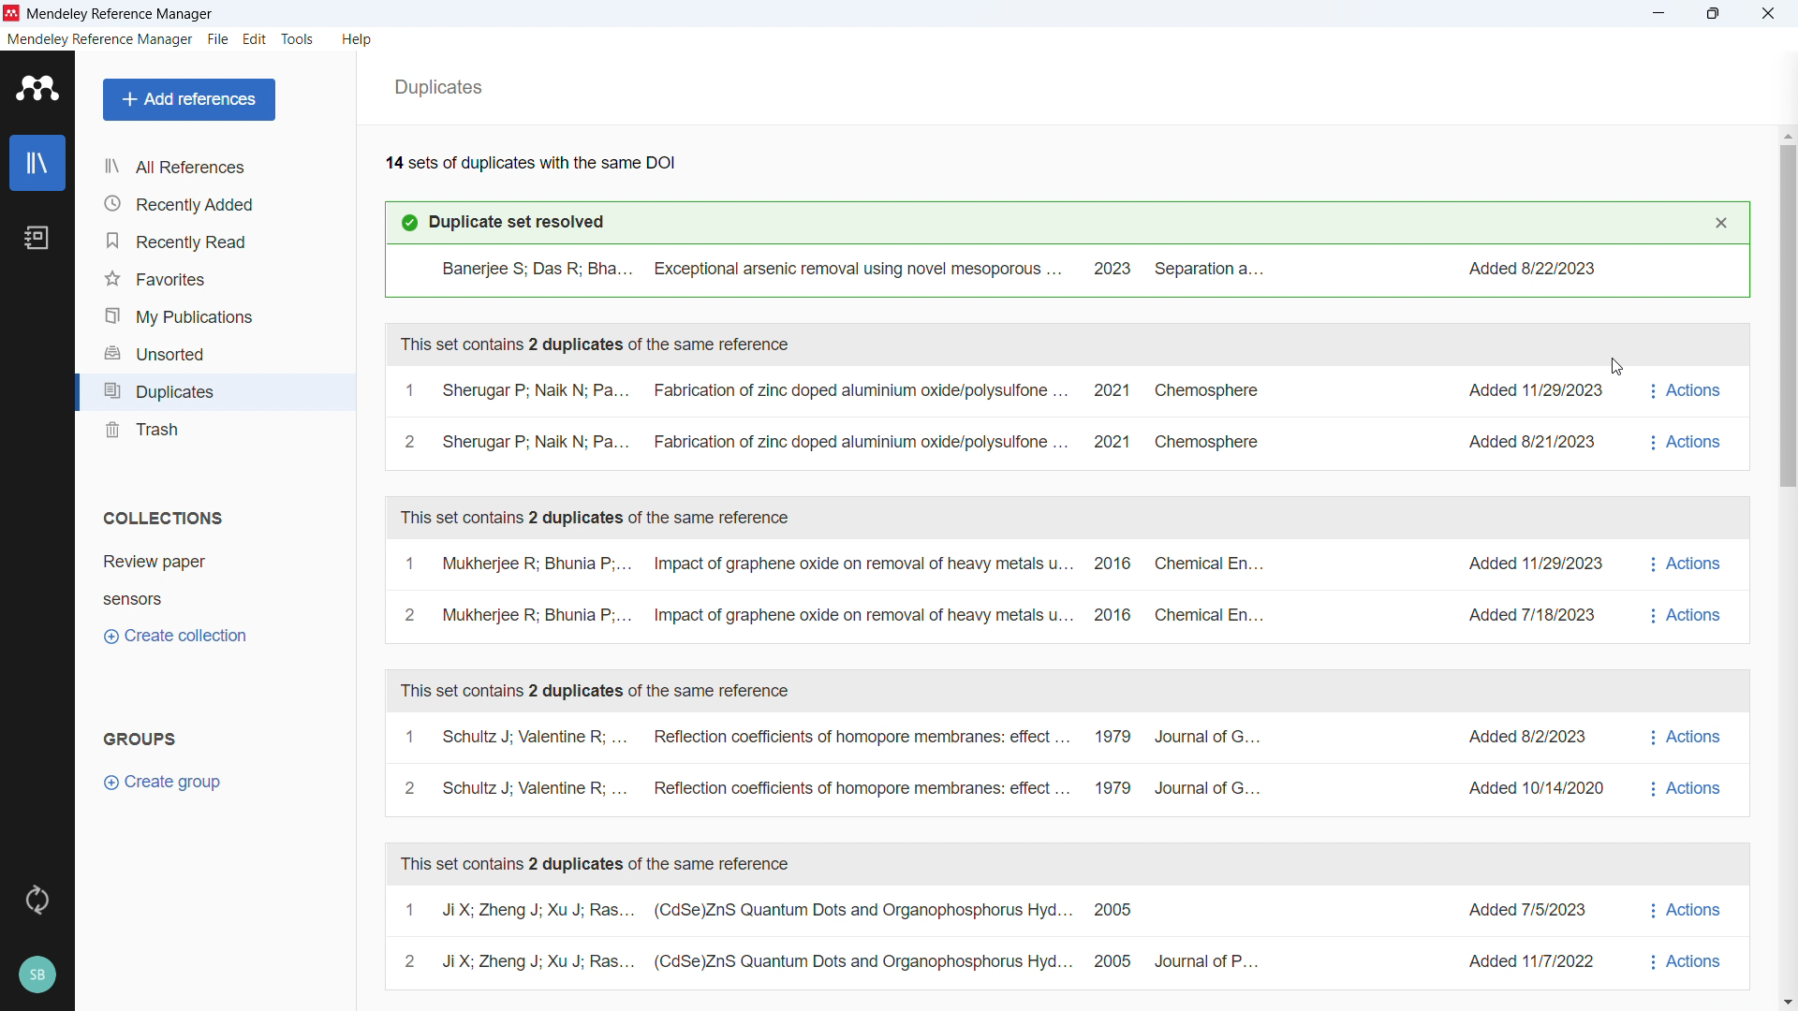 The height and width of the screenshot is (1011, 1798). Describe the element at coordinates (214, 393) in the screenshot. I see `Duplicates ` at that location.